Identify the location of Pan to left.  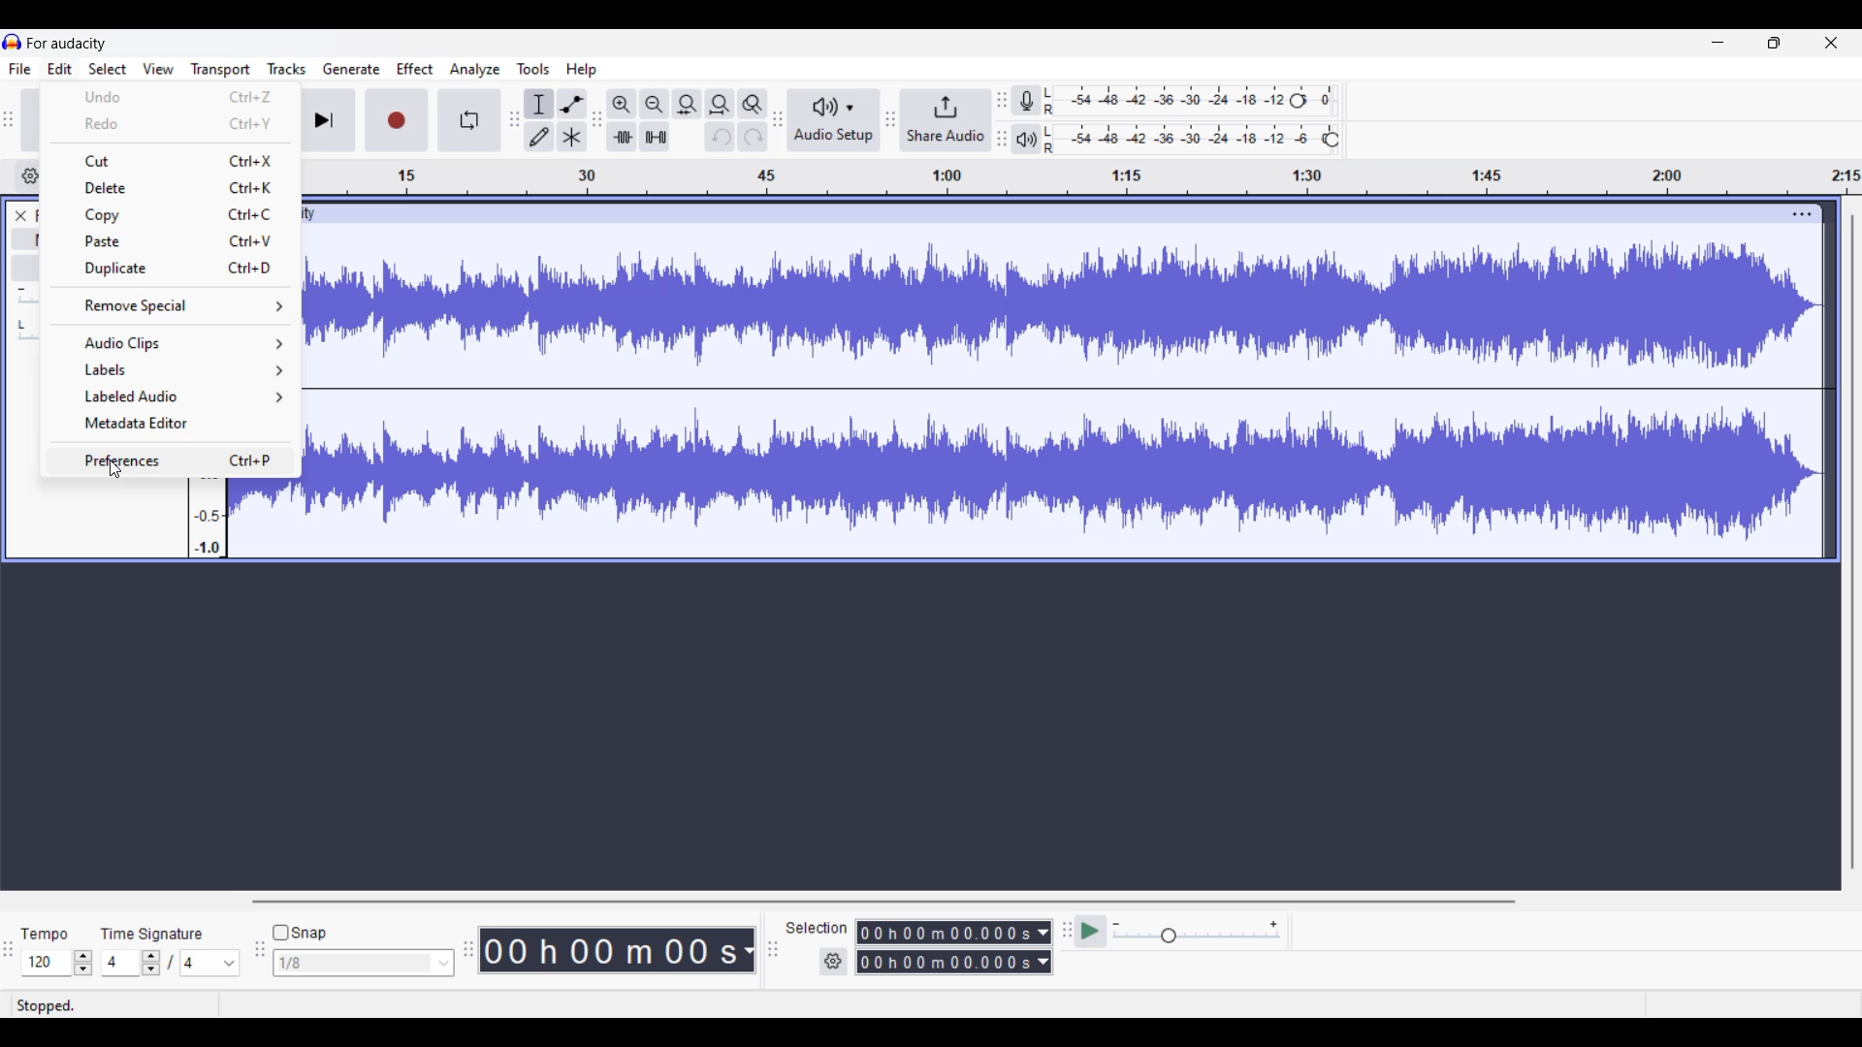
(21, 325).